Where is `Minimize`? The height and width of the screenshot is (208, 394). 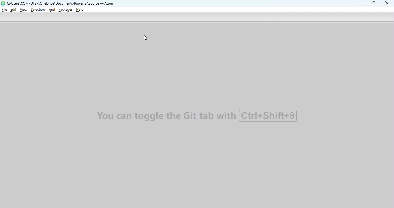
Minimize is located at coordinates (359, 3).